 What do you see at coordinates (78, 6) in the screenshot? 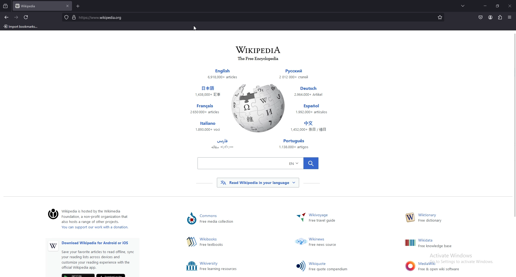
I see `add tab` at bounding box center [78, 6].